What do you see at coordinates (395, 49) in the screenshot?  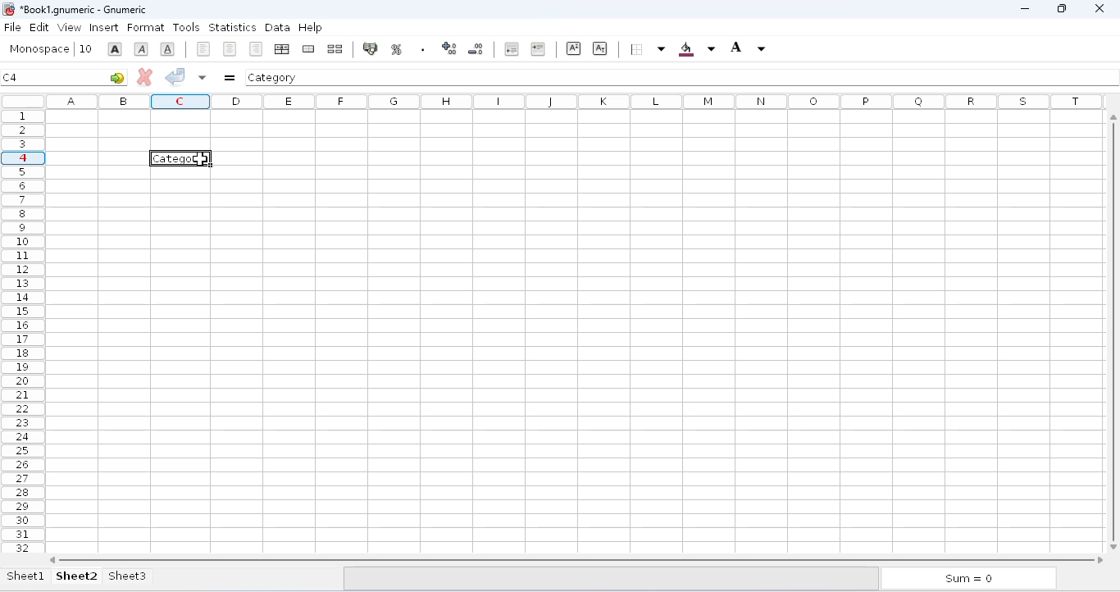 I see `format the selection as percentage` at bounding box center [395, 49].